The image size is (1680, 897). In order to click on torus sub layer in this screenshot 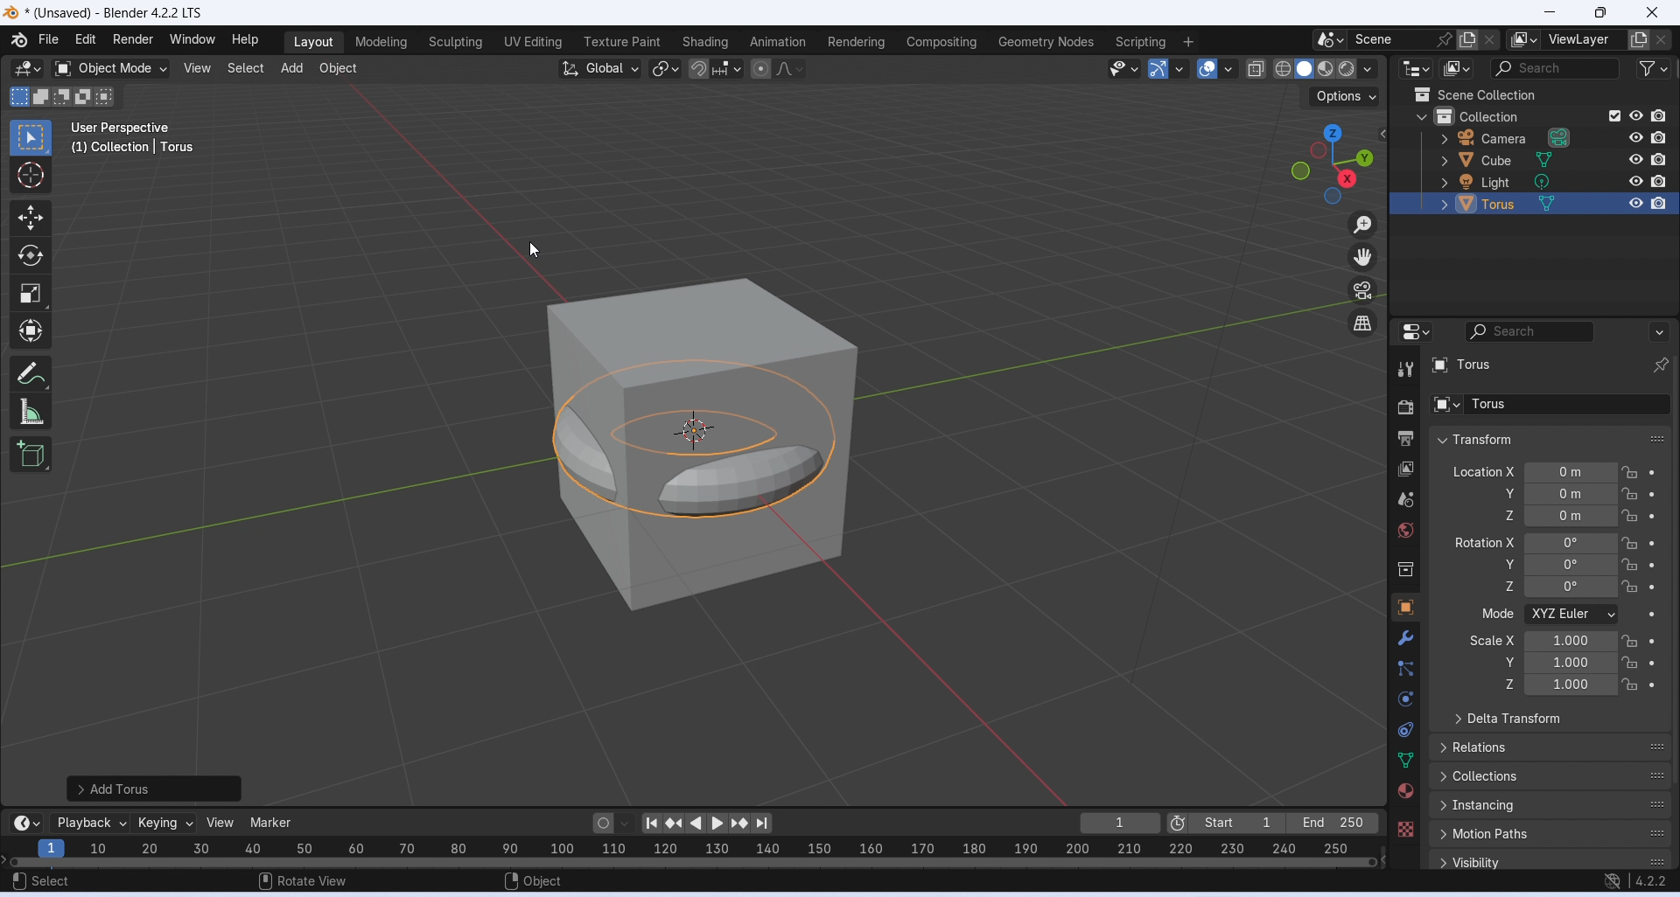, I will do `click(1545, 403)`.